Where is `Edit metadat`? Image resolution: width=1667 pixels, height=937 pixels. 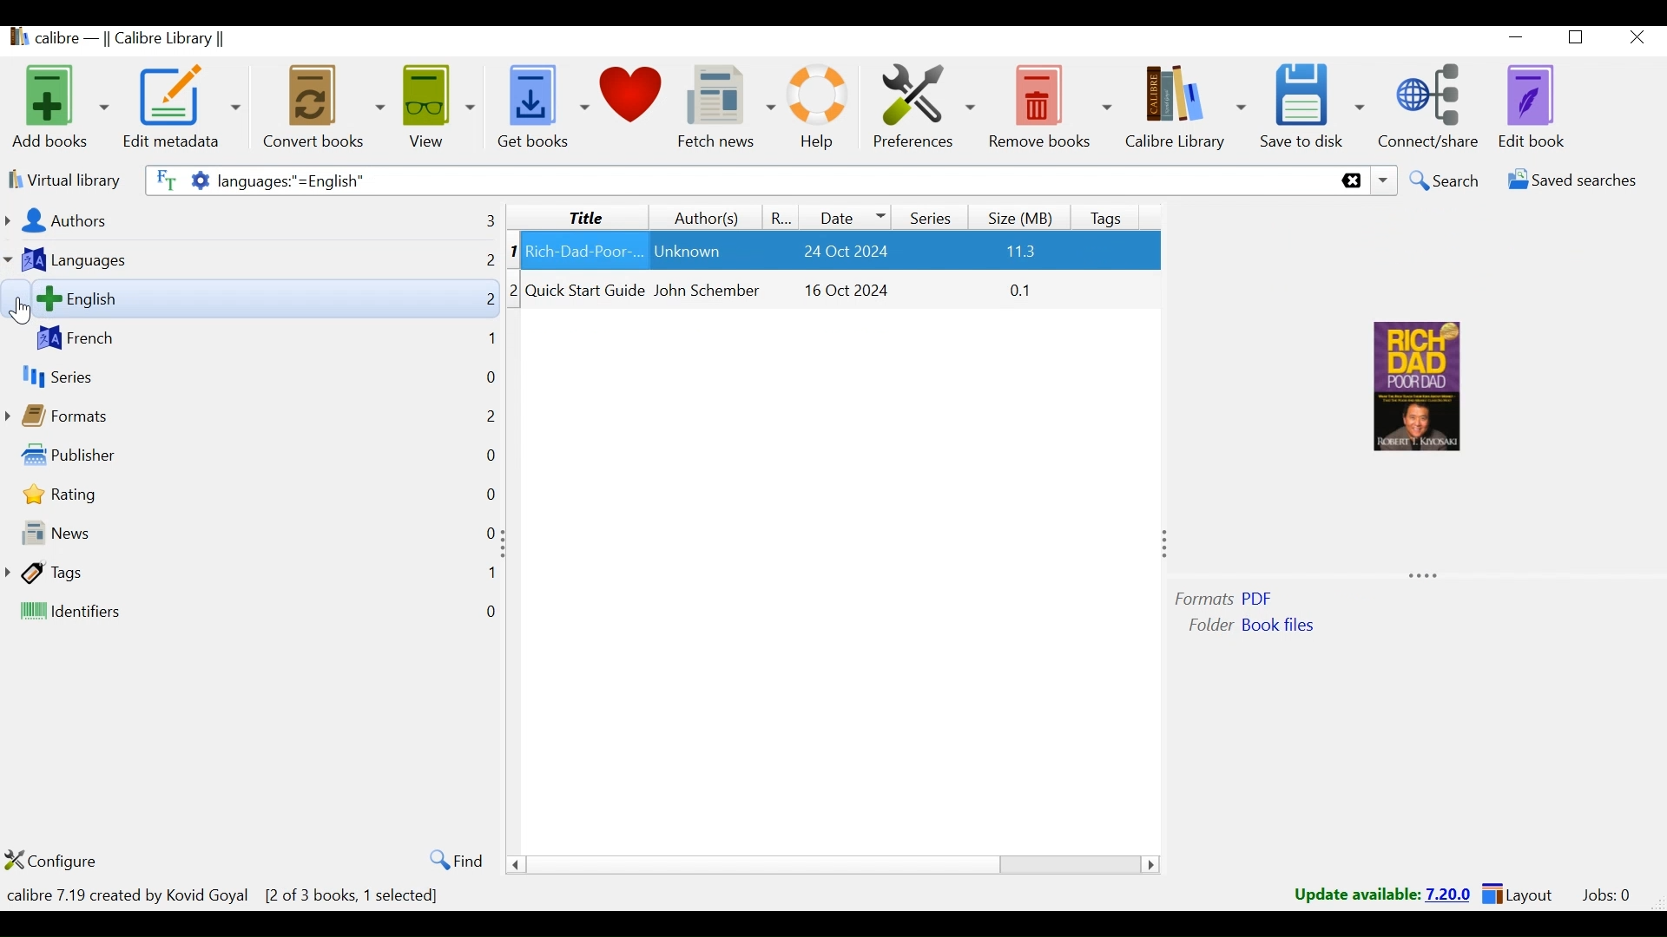
Edit metadat is located at coordinates (183, 107).